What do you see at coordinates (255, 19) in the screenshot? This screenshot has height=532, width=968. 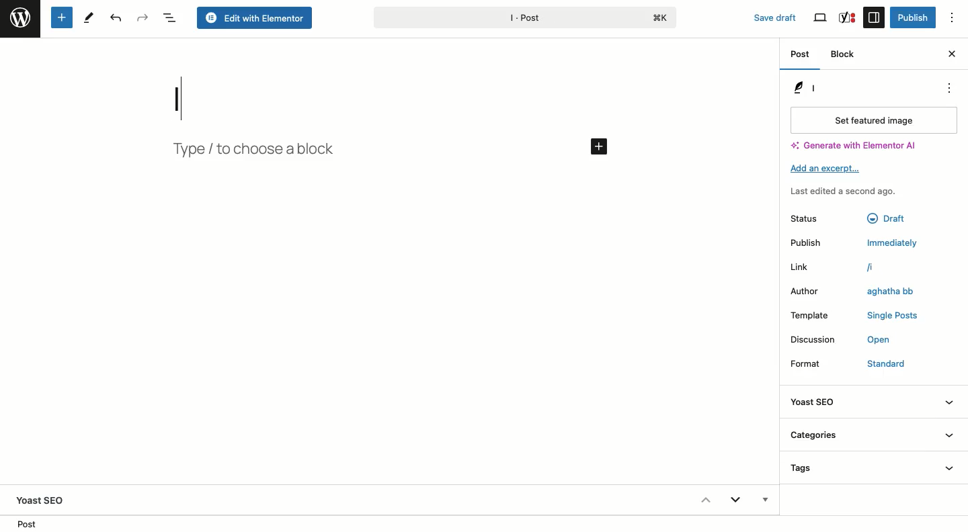 I see `Edit with Elementor` at bounding box center [255, 19].